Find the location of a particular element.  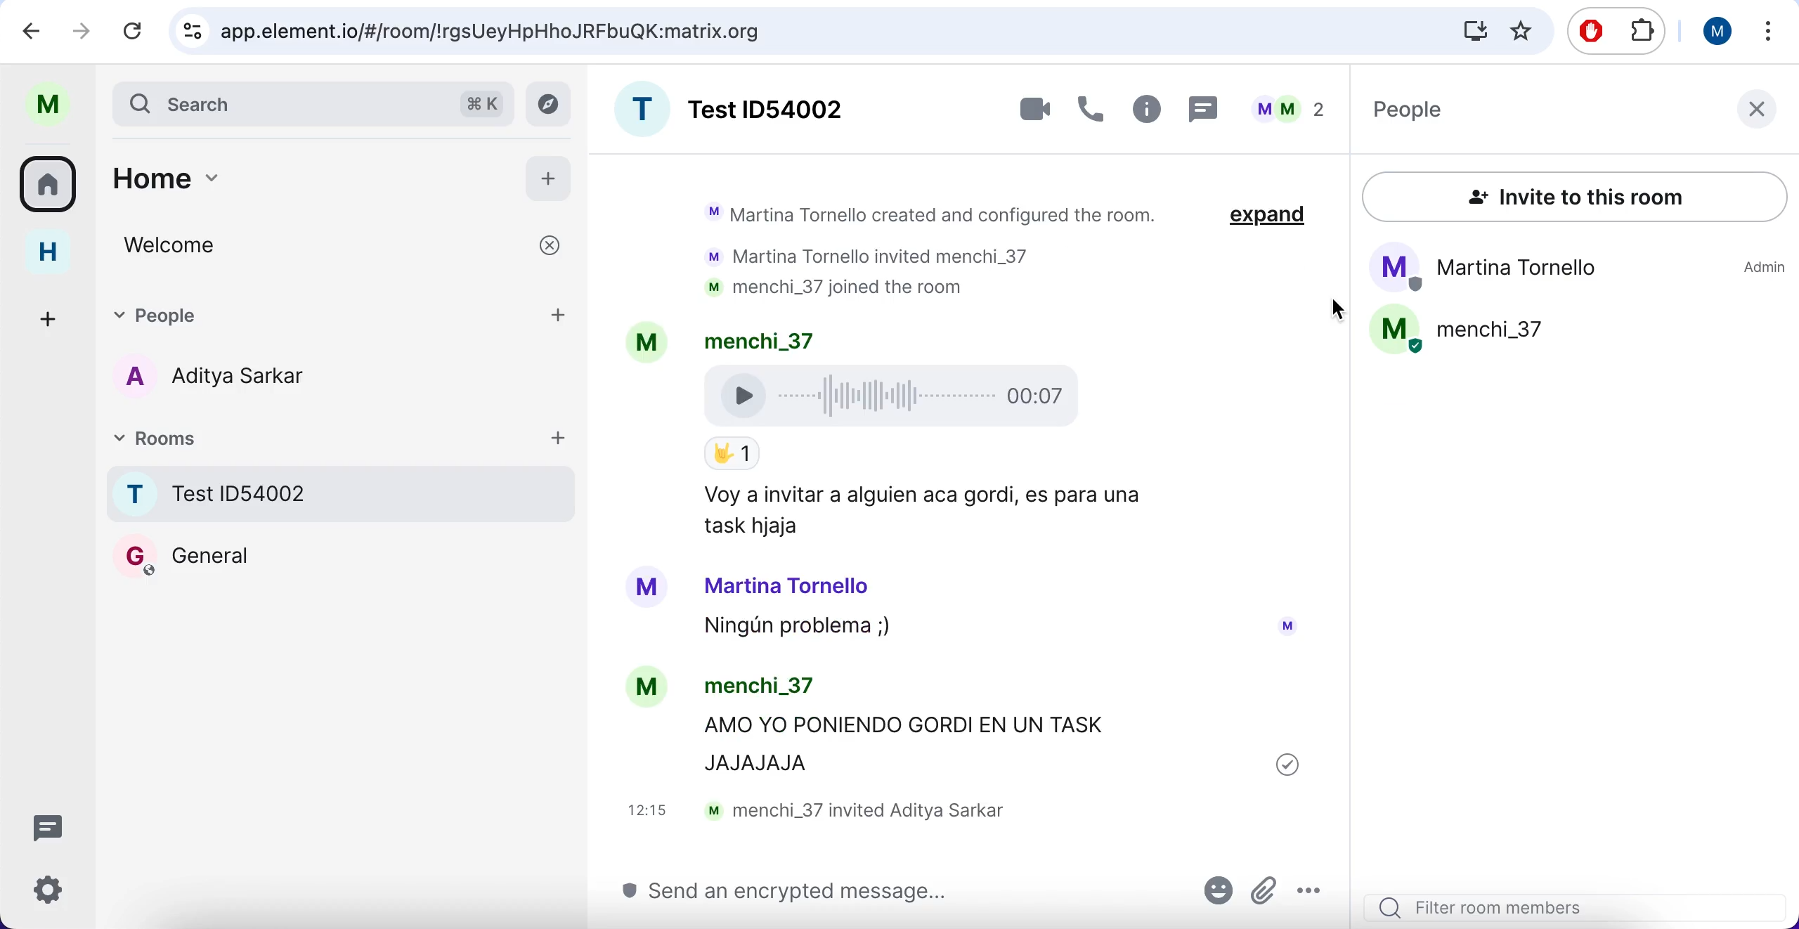

cursor is located at coordinates (1339, 314).